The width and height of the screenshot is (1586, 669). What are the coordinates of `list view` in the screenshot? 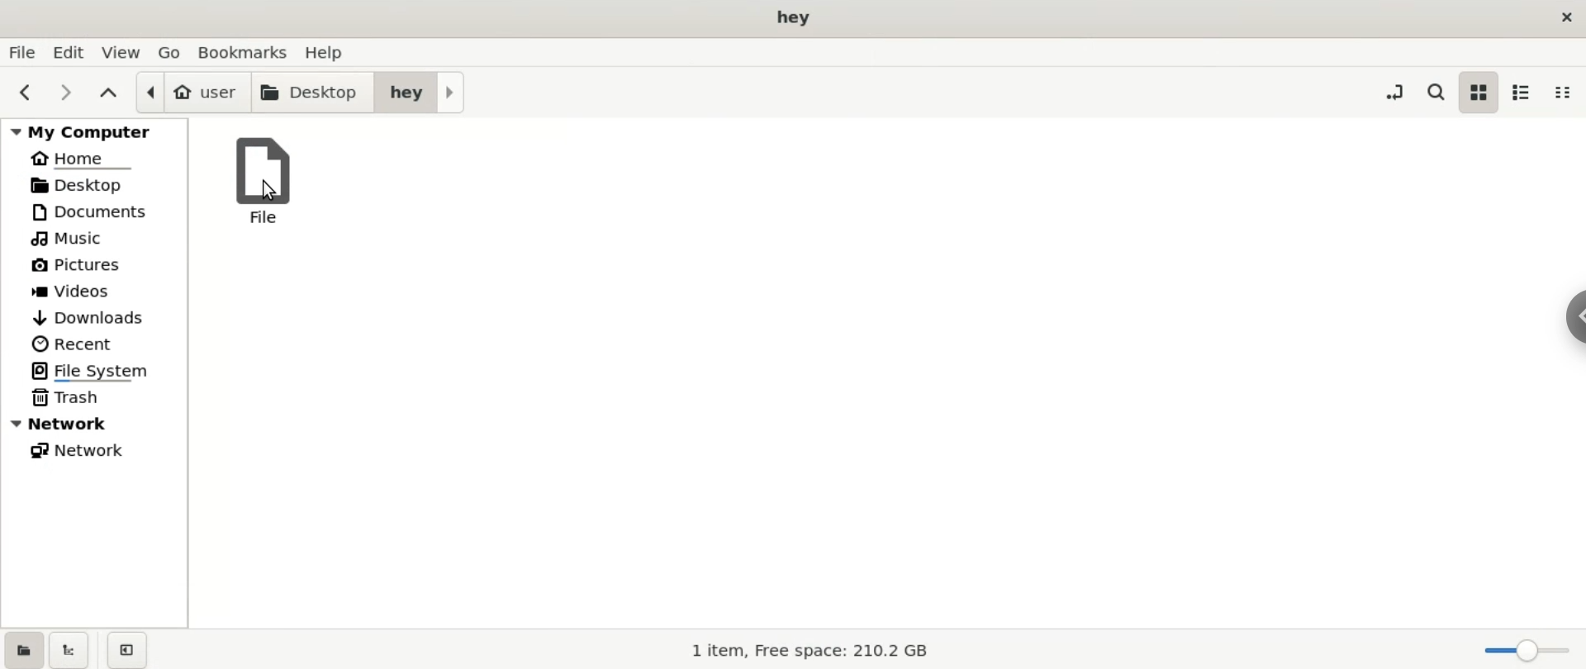 It's located at (1525, 93).